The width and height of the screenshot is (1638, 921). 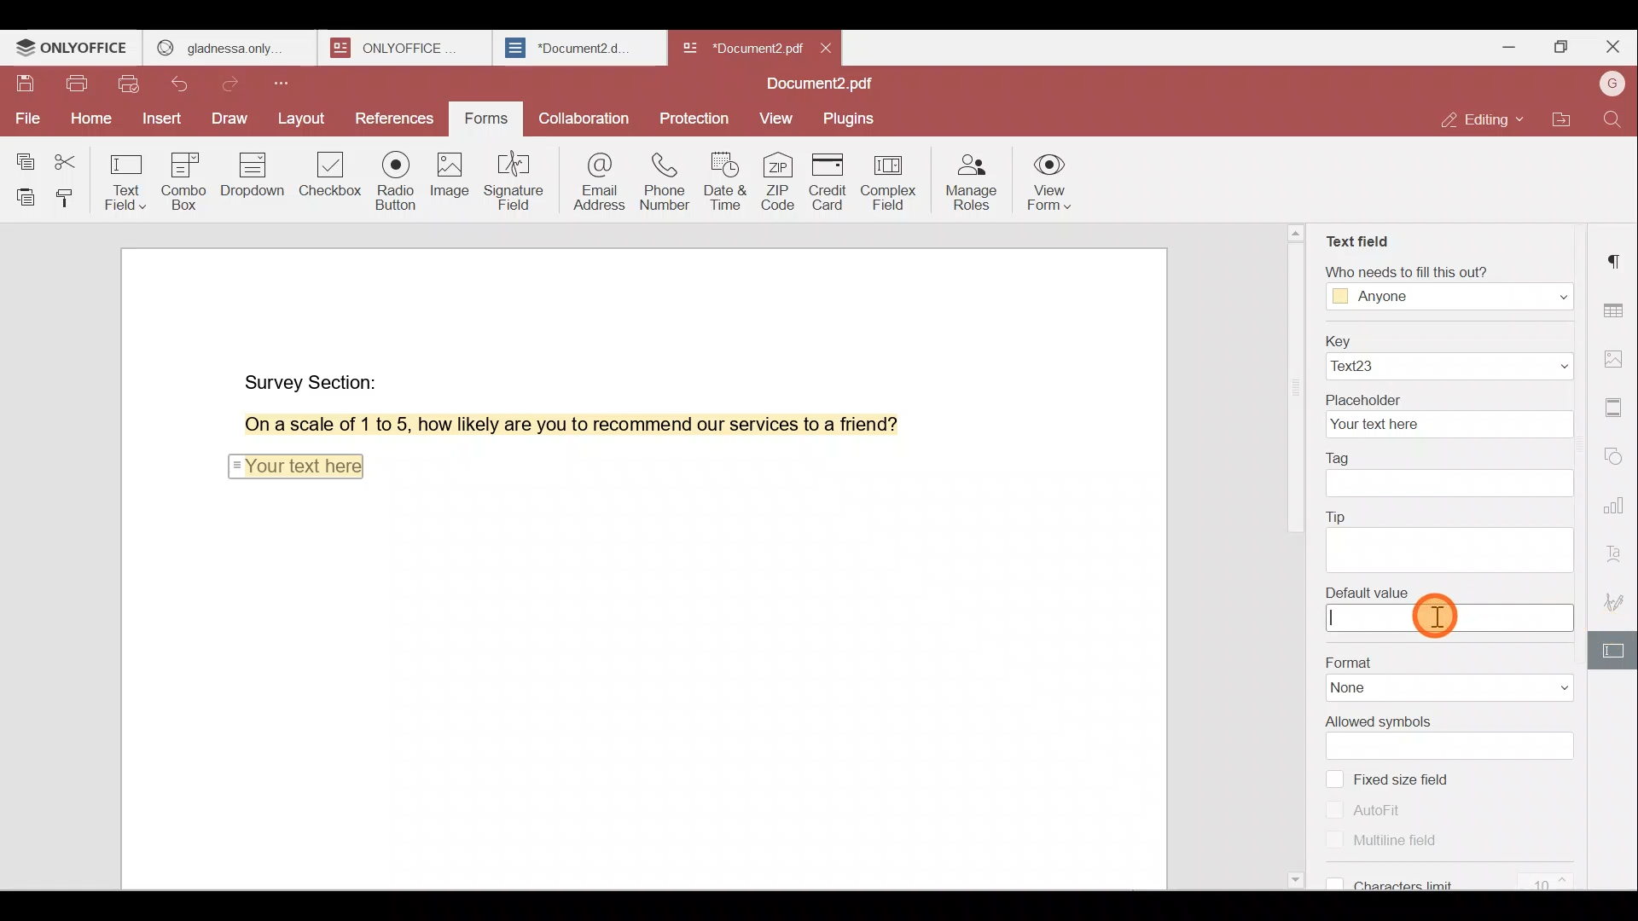 I want to click on Collaboration, so click(x=582, y=117).